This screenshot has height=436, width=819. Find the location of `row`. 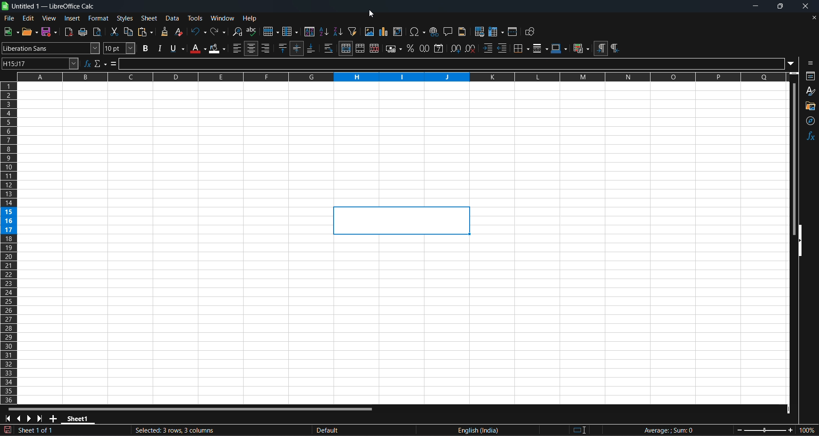

row is located at coordinates (270, 31).